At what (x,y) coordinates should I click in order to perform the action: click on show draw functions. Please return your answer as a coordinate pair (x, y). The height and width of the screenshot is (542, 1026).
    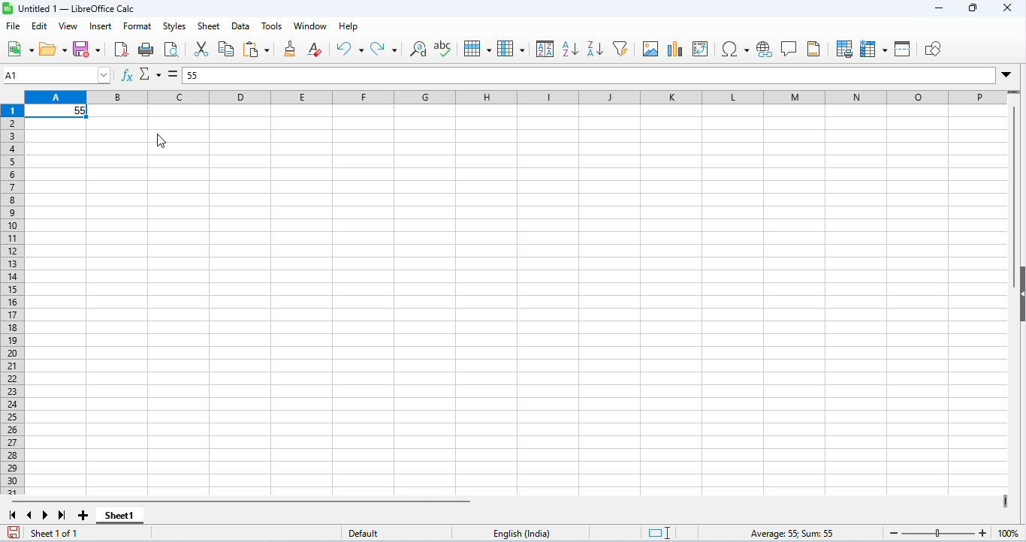
    Looking at the image, I should click on (933, 49).